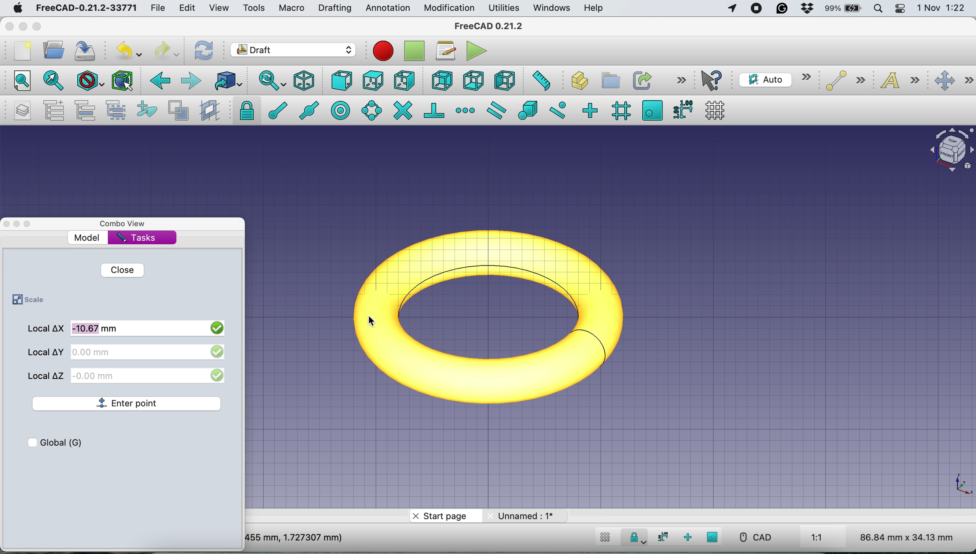  What do you see at coordinates (554, 8) in the screenshot?
I see `windows` at bounding box center [554, 8].